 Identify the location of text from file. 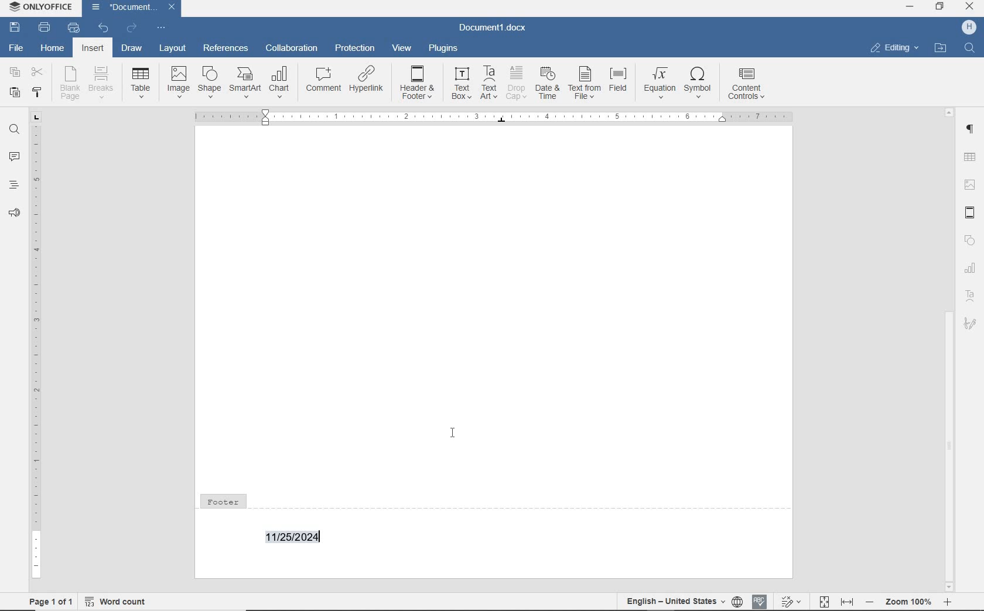
(585, 83).